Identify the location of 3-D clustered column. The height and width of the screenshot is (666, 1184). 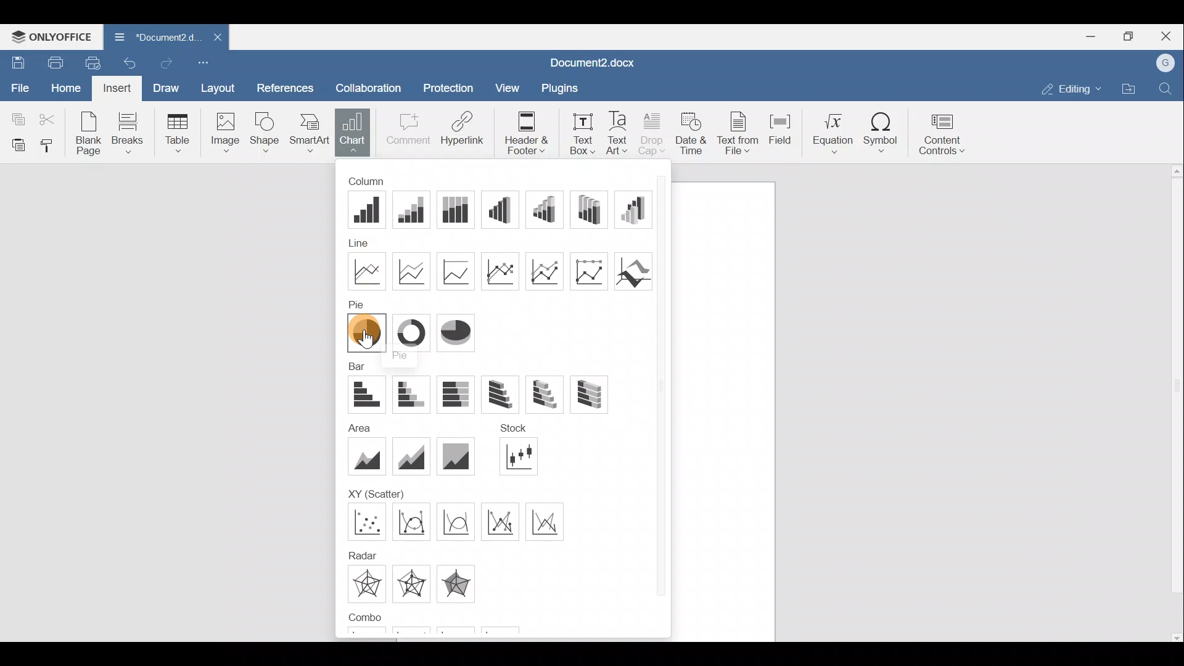
(499, 208).